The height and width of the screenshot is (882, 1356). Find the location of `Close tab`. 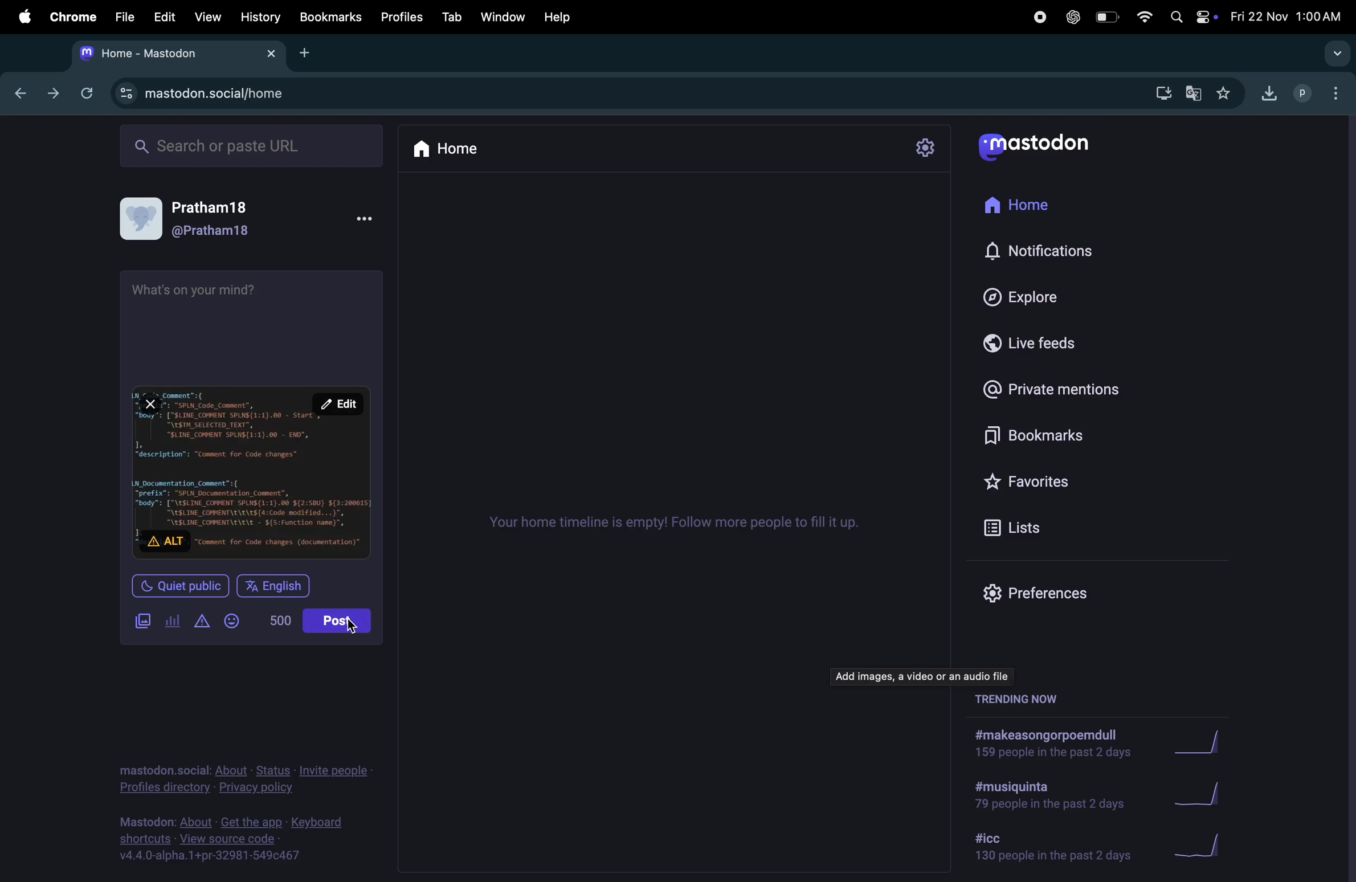

Close tab is located at coordinates (272, 57).